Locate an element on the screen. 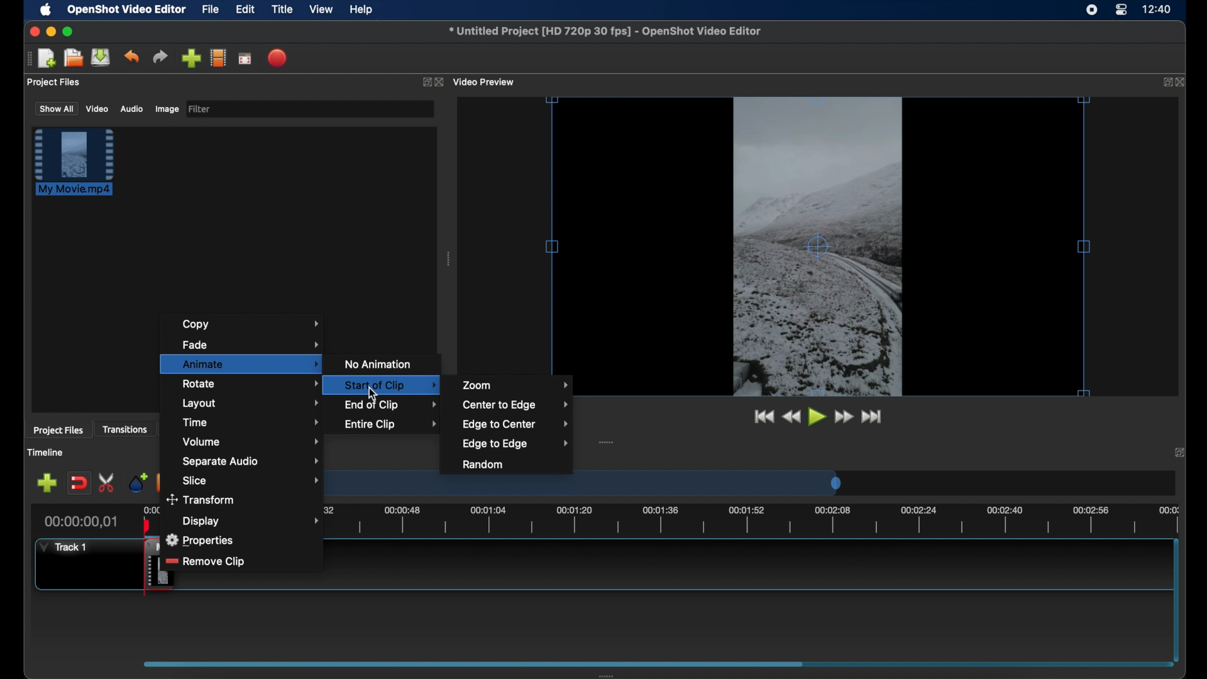  time menu is located at coordinates (251, 422).